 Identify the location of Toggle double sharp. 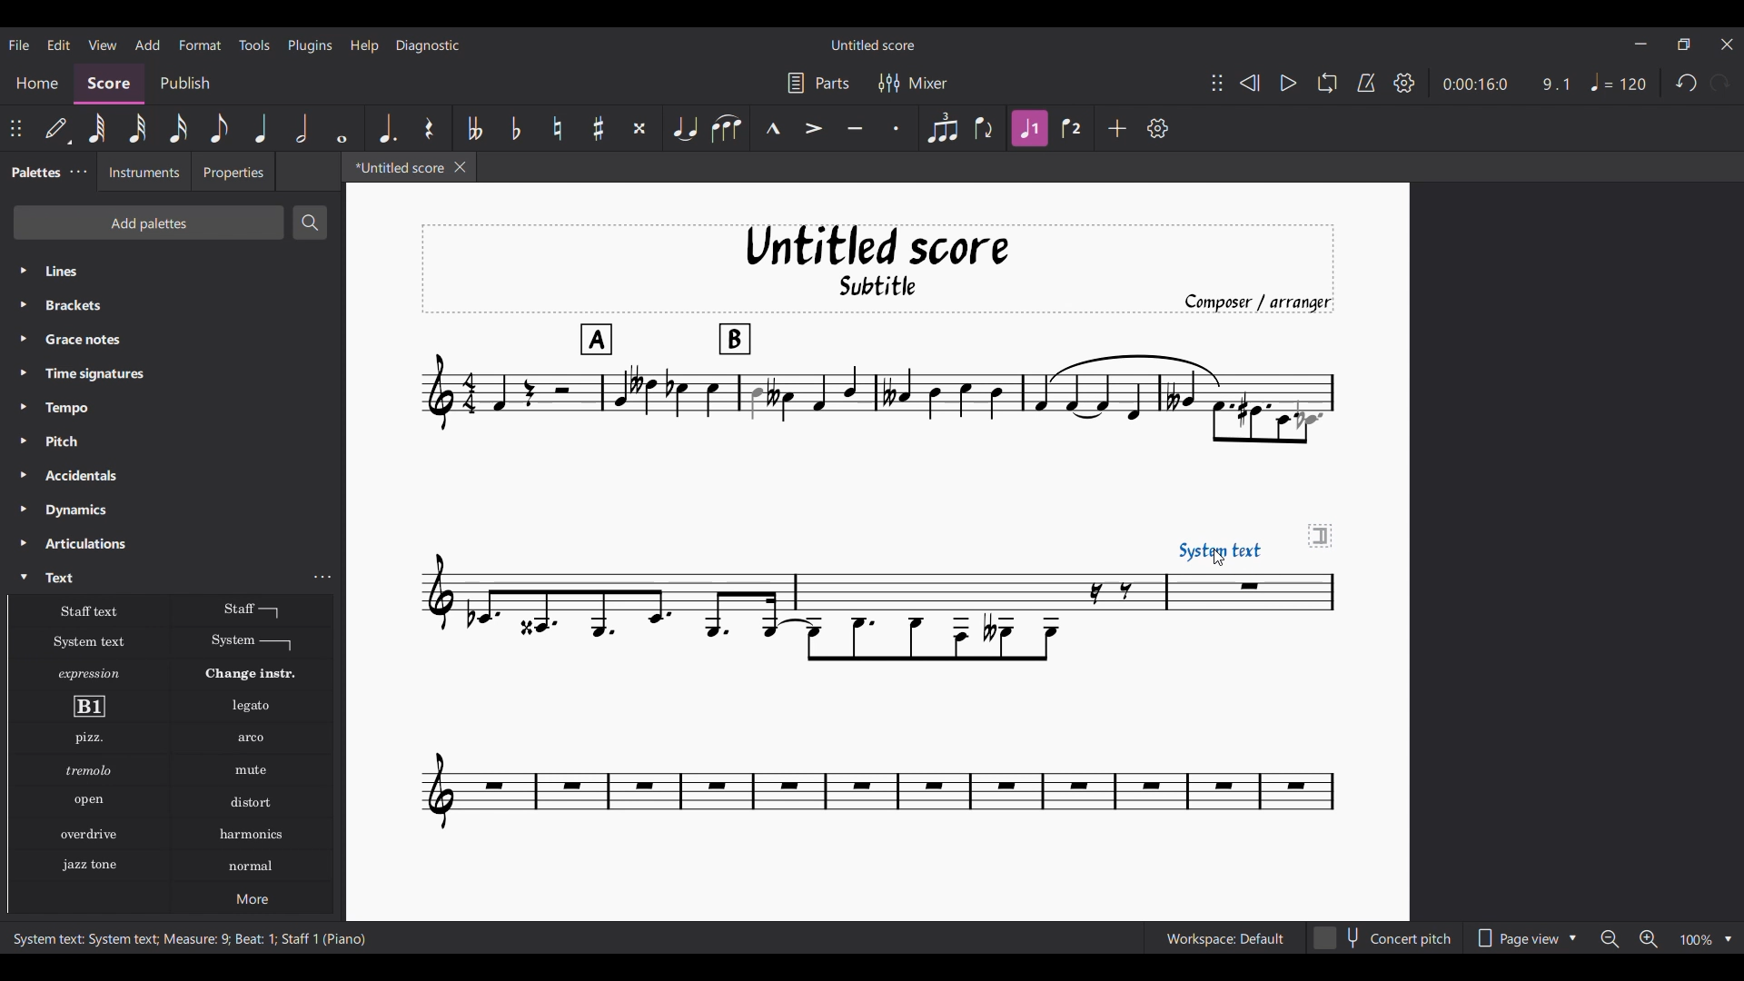
(639, 128).